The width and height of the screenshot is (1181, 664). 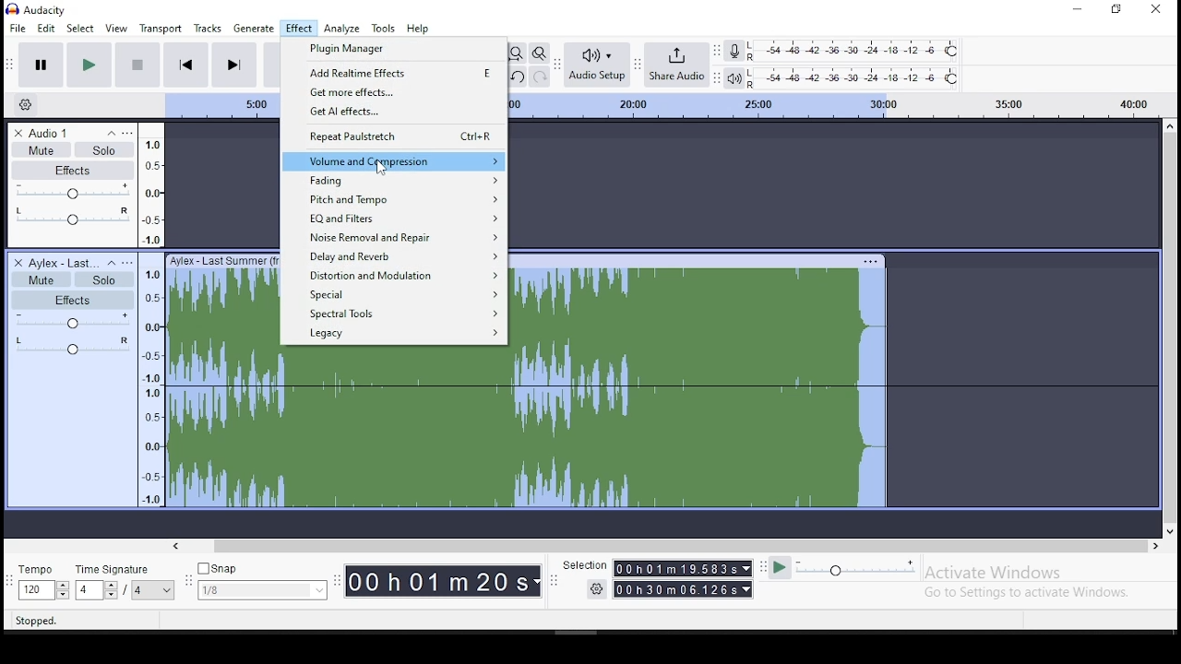 I want to click on fit to project to width, so click(x=516, y=53).